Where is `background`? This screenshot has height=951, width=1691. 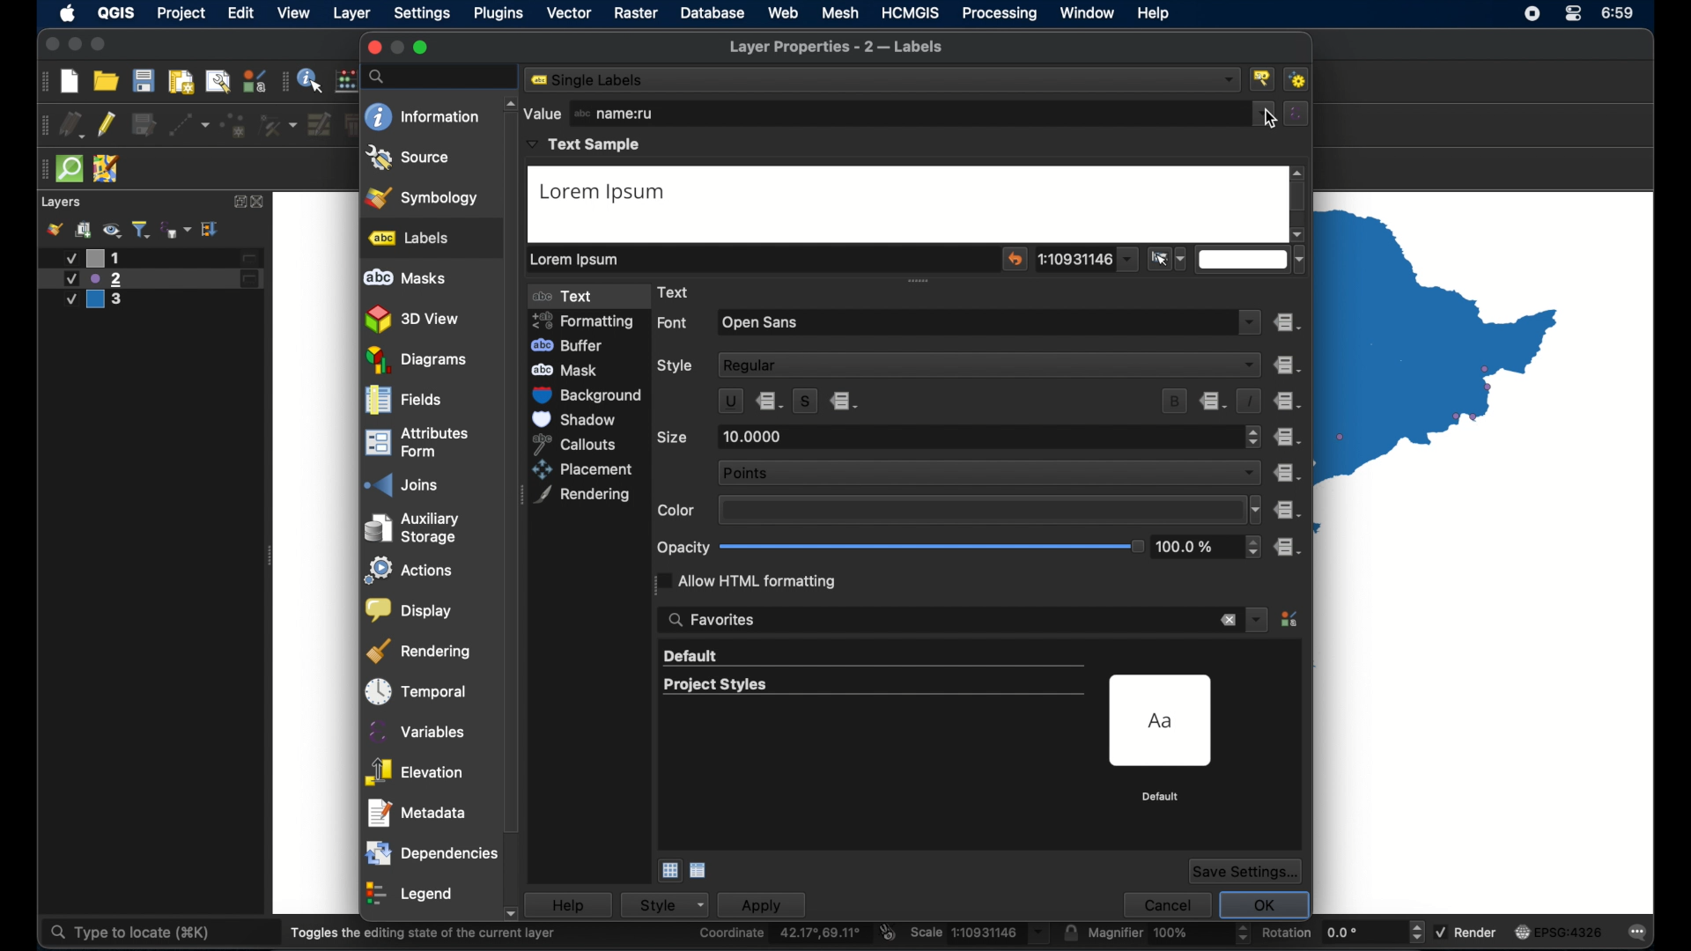 background is located at coordinates (591, 395).